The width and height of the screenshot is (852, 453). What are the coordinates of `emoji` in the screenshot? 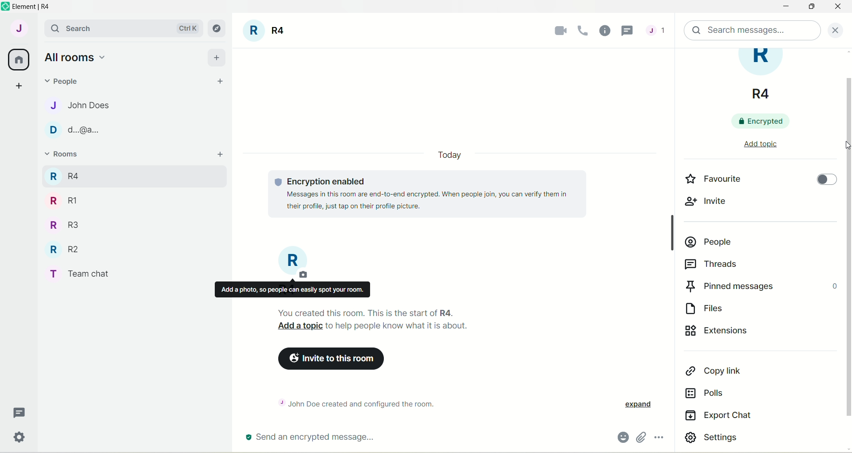 It's located at (622, 437).